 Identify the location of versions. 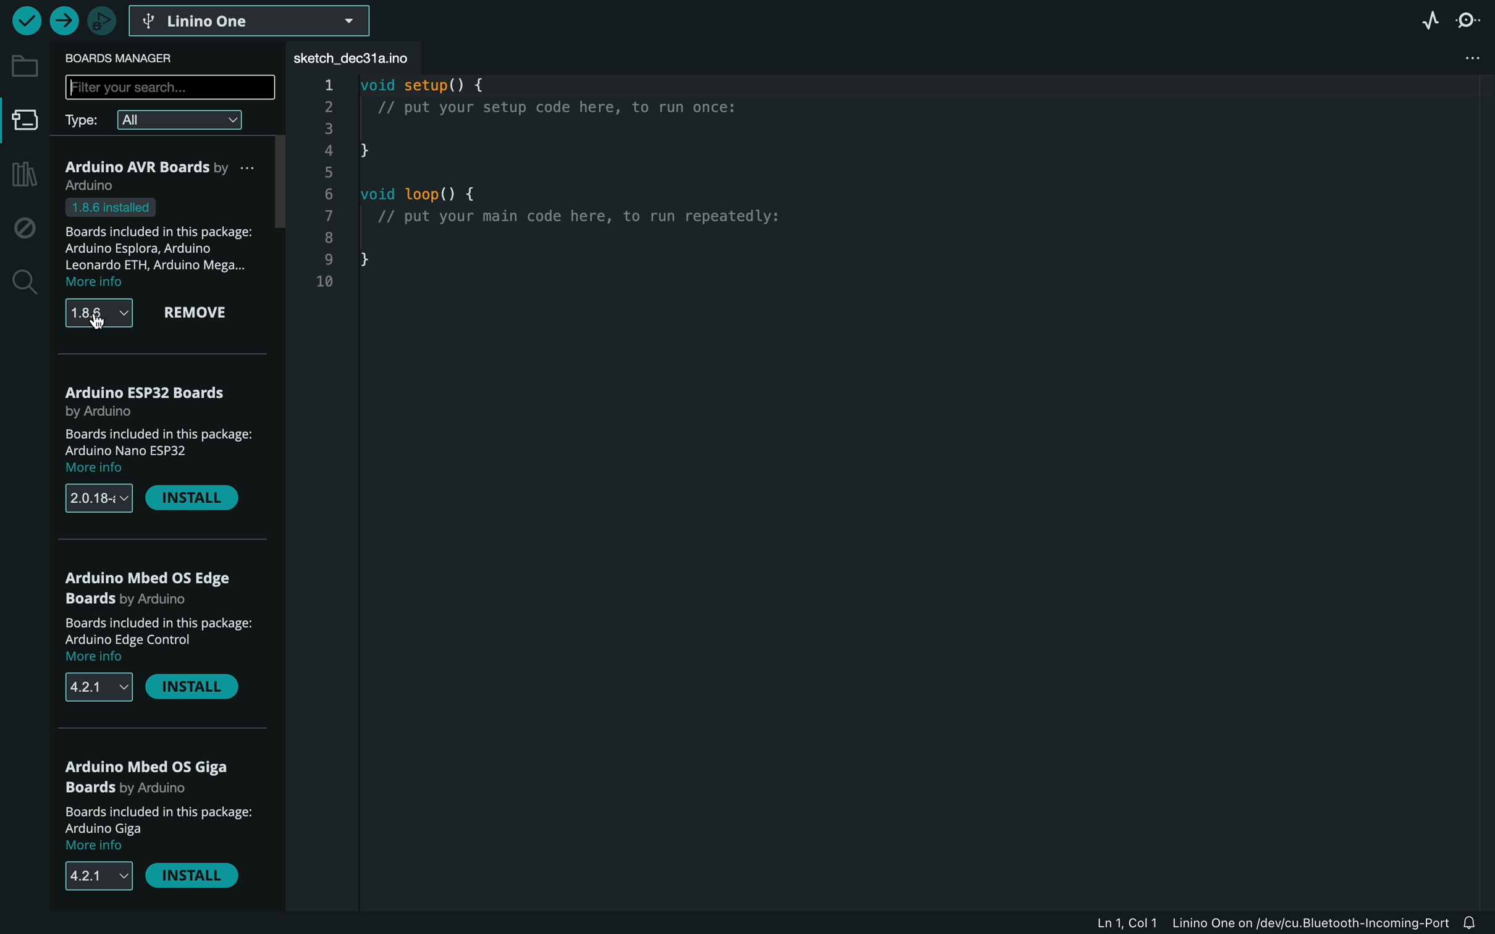
(97, 686).